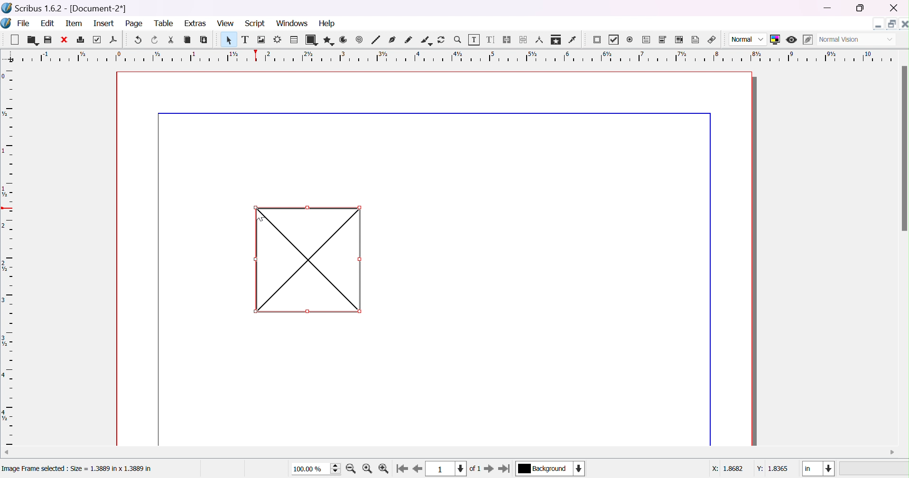 The height and width of the screenshot is (478, 909). I want to click on polygon, so click(328, 40).